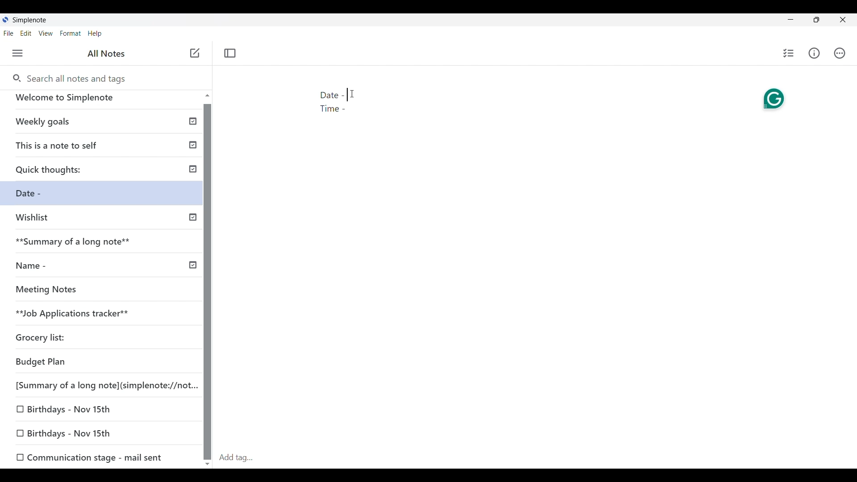  Describe the element at coordinates (68, 434) in the screenshot. I see `Unpublished note` at that location.